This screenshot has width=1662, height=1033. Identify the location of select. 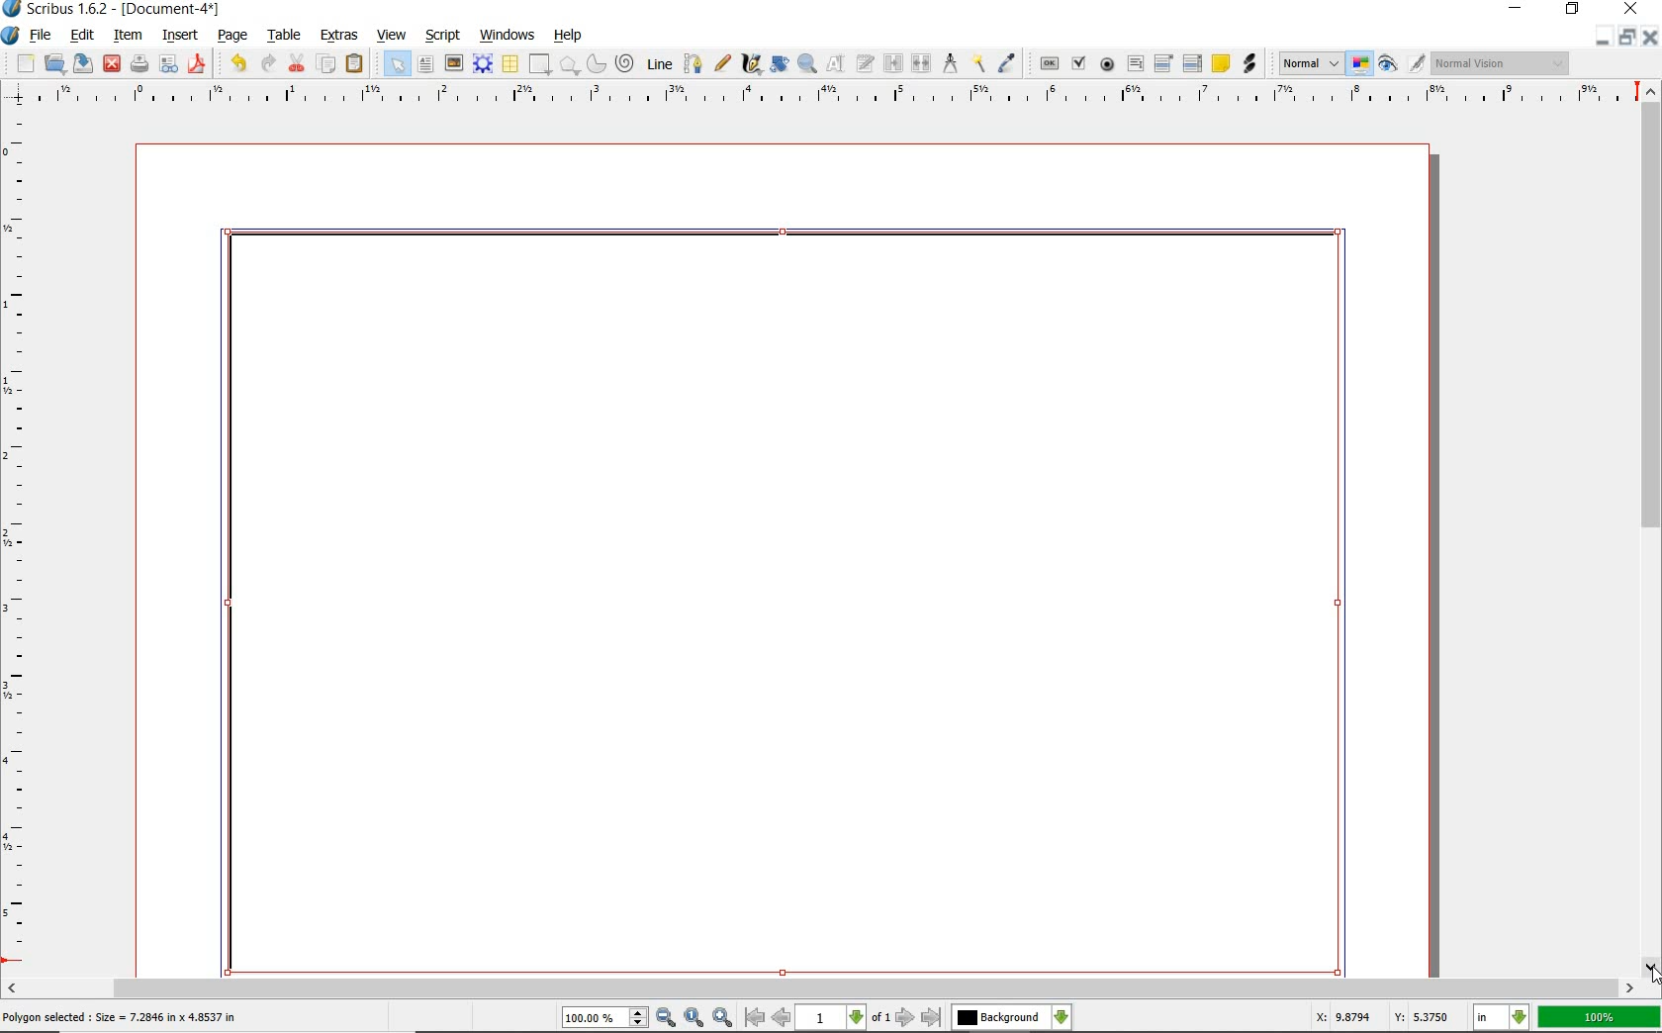
(395, 62).